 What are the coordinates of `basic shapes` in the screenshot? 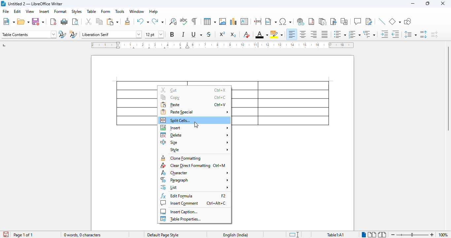 It's located at (395, 21).